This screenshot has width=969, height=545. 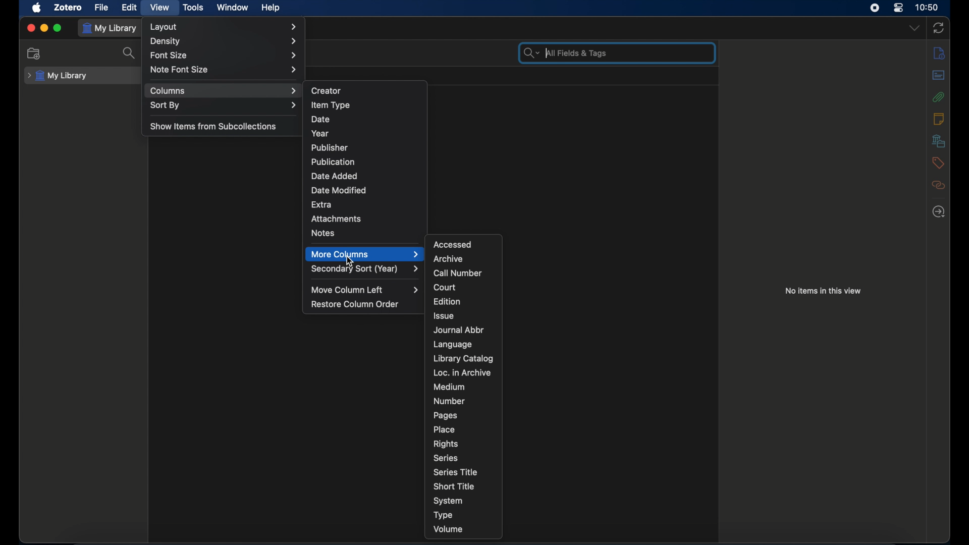 I want to click on screen recorder, so click(x=874, y=8).